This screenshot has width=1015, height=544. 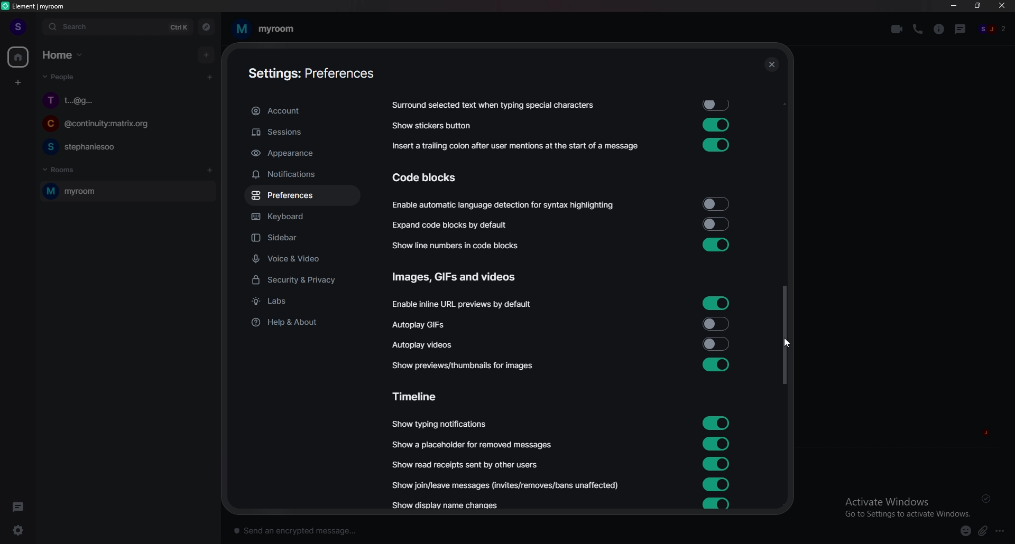 What do you see at coordinates (979, 6) in the screenshot?
I see `resize` at bounding box center [979, 6].